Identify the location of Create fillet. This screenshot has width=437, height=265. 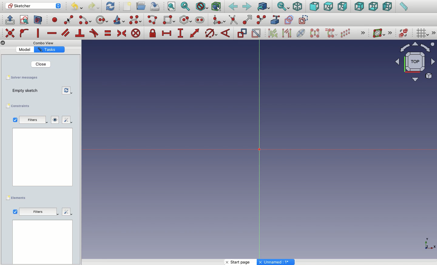
(218, 20).